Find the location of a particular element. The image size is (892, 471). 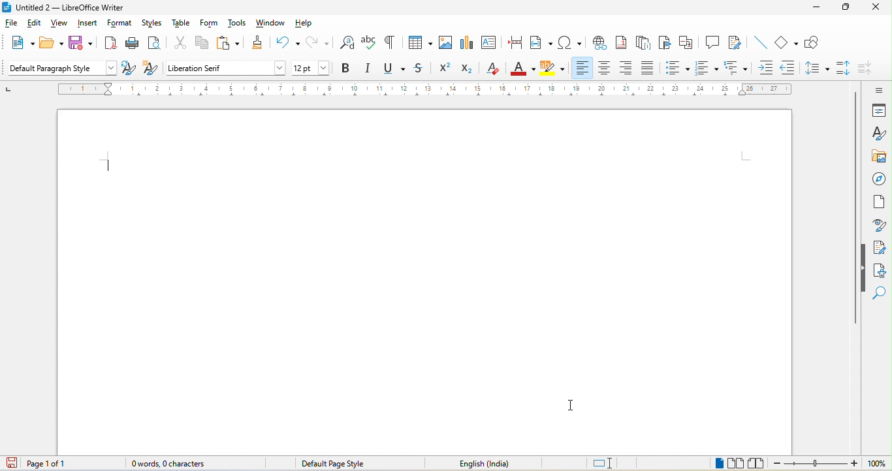

navigator is located at coordinates (879, 179).